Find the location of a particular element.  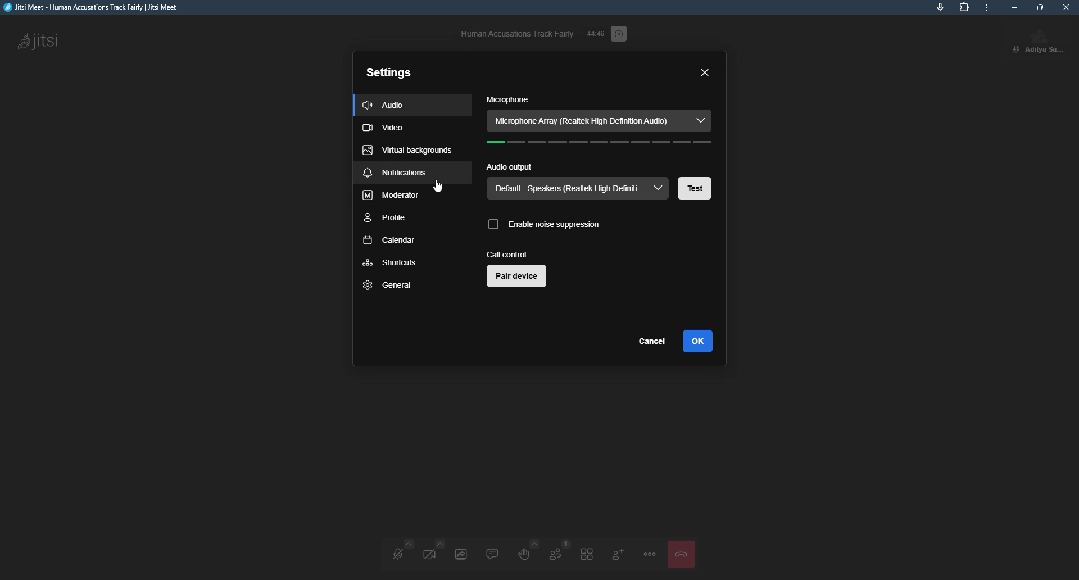

virtual backgrounds is located at coordinates (406, 151).